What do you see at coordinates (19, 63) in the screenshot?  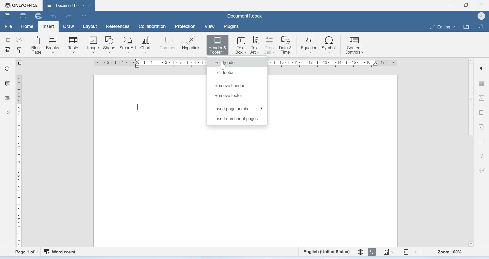 I see `L` at bounding box center [19, 63].